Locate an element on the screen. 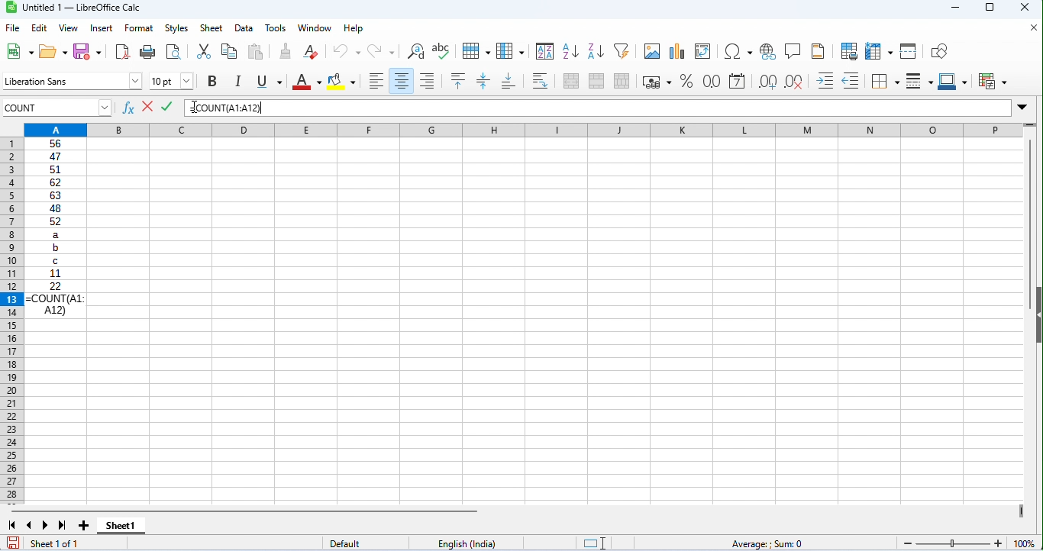  11 is located at coordinates (55, 273).